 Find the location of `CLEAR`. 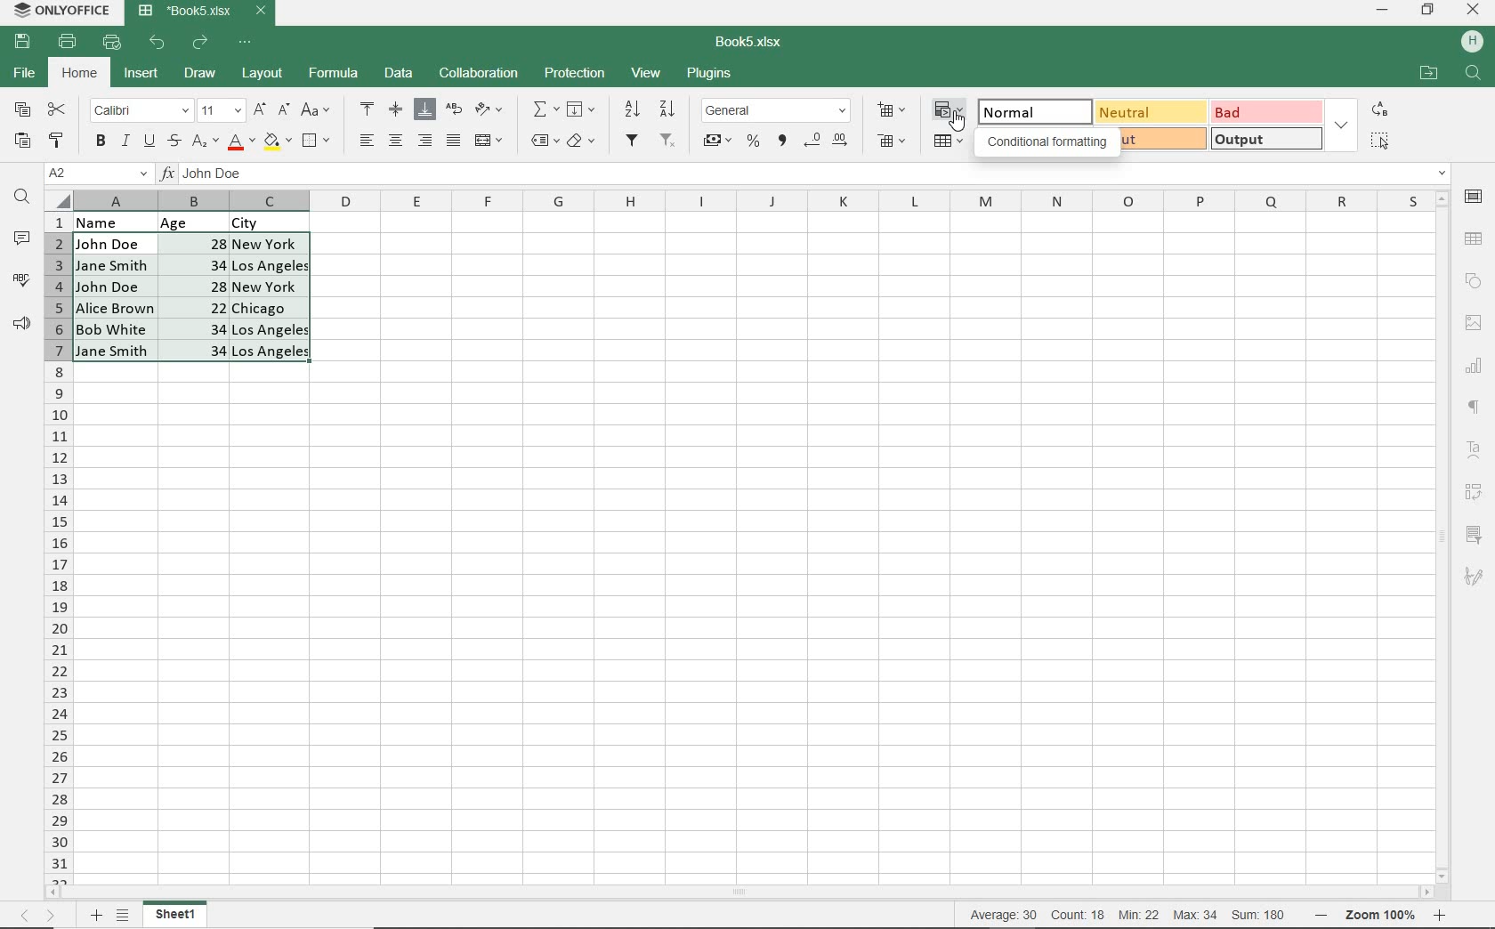

CLEAR is located at coordinates (580, 143).